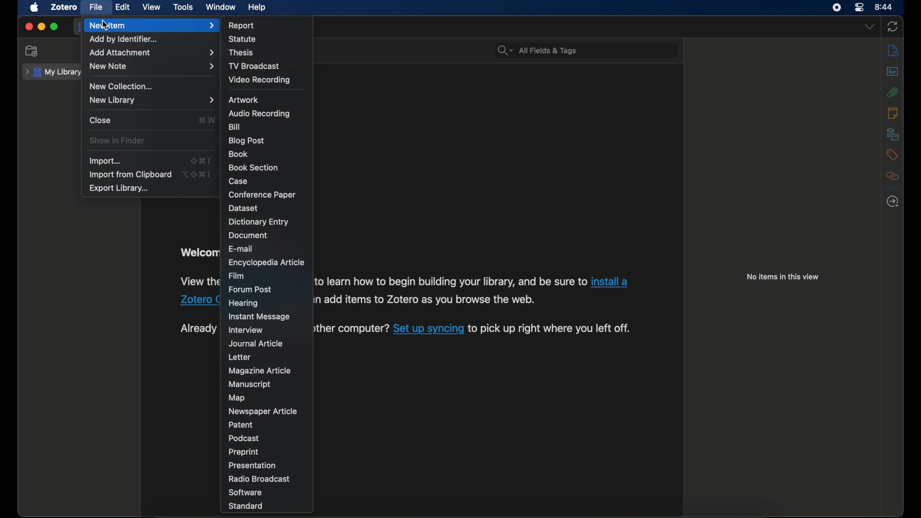 This screenshot has width=921, height=518. I want to click on blog post, so click(248, 141).